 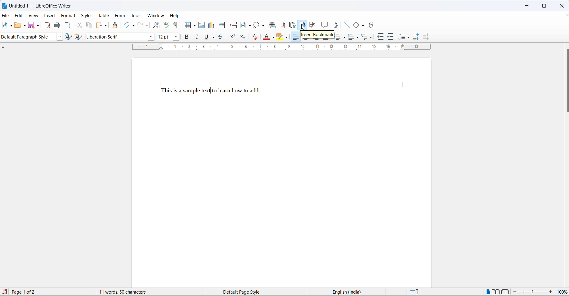 I want to click on redo, so click(x=140, y=25).